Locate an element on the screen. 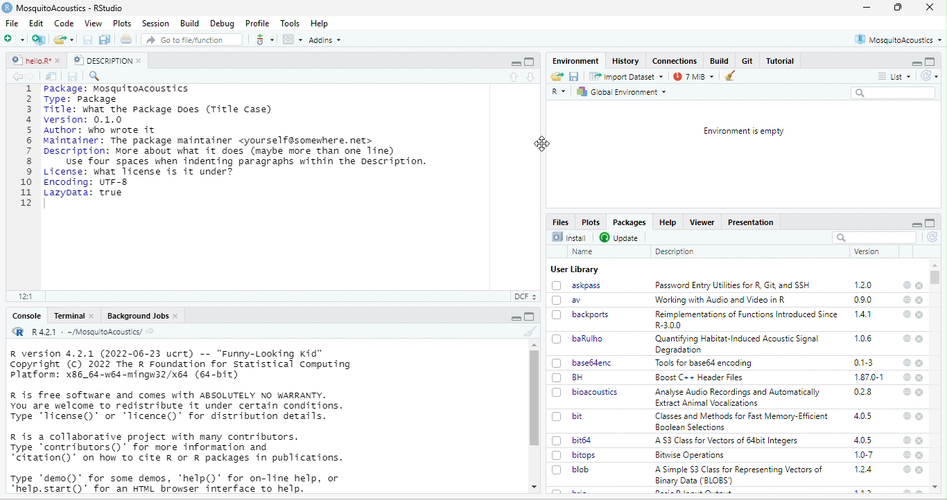 The height and width of the screenshot is (500, 947). BH is located at coordinates (568, 377).